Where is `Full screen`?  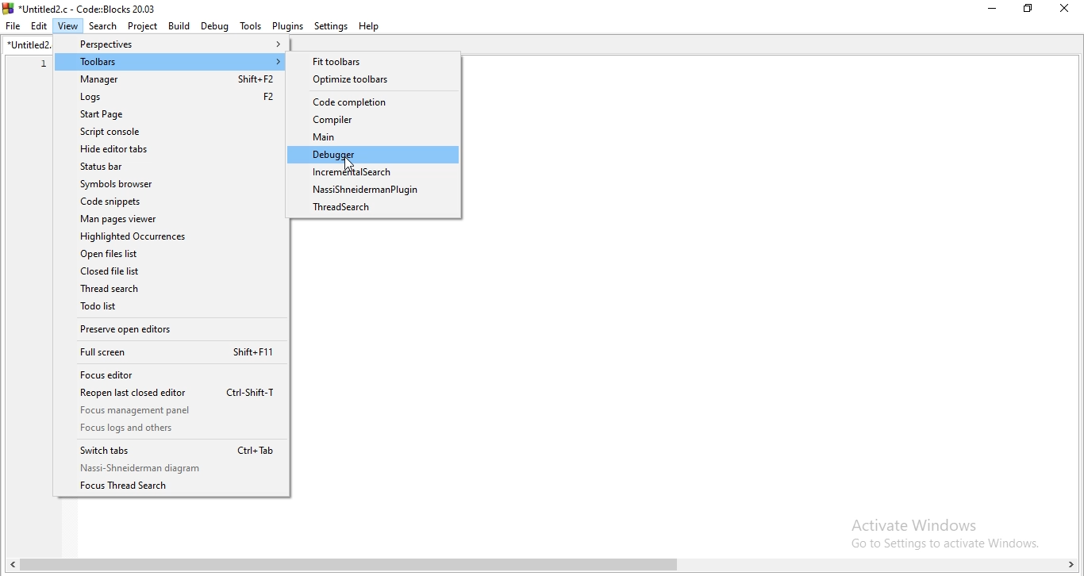 Full screen is located at coordinates (173, 352).